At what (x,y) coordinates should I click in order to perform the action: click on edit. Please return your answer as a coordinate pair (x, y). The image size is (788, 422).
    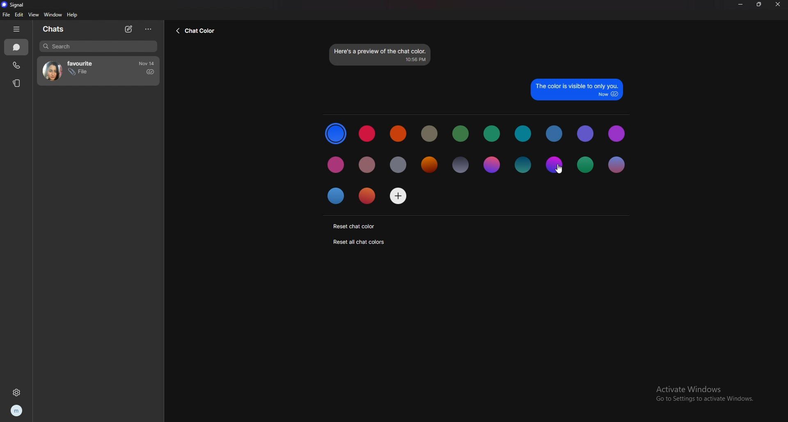
    Looking at the image, I should click on (19, 15).